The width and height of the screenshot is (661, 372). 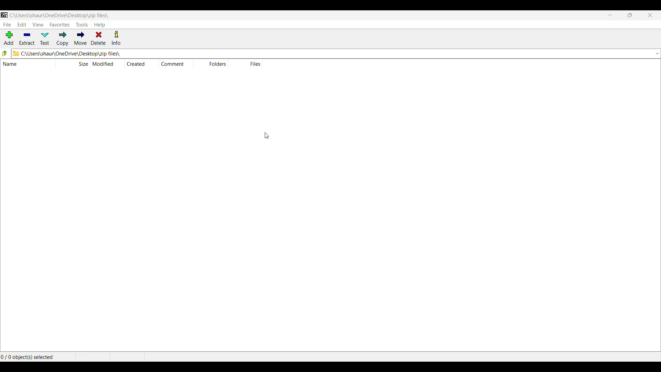 I want to click on CLOSE, so click(x=650, y=16).